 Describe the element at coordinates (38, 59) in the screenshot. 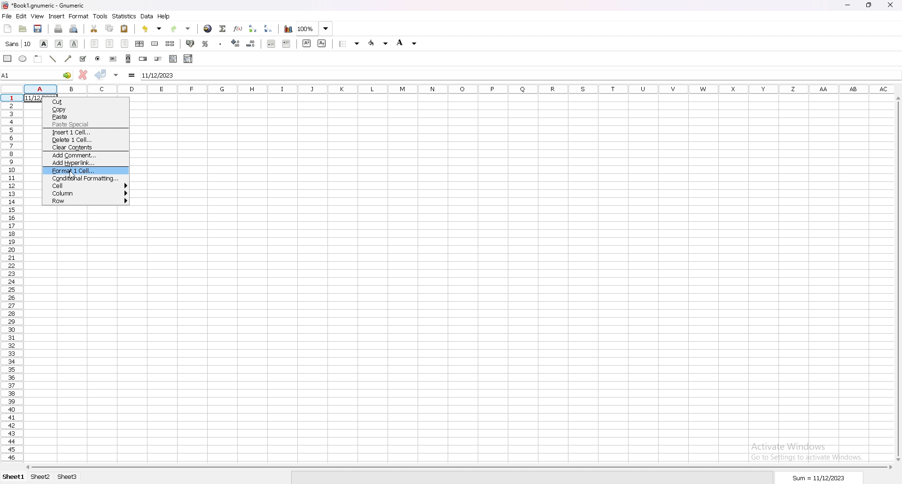

I see `frame` at that location.